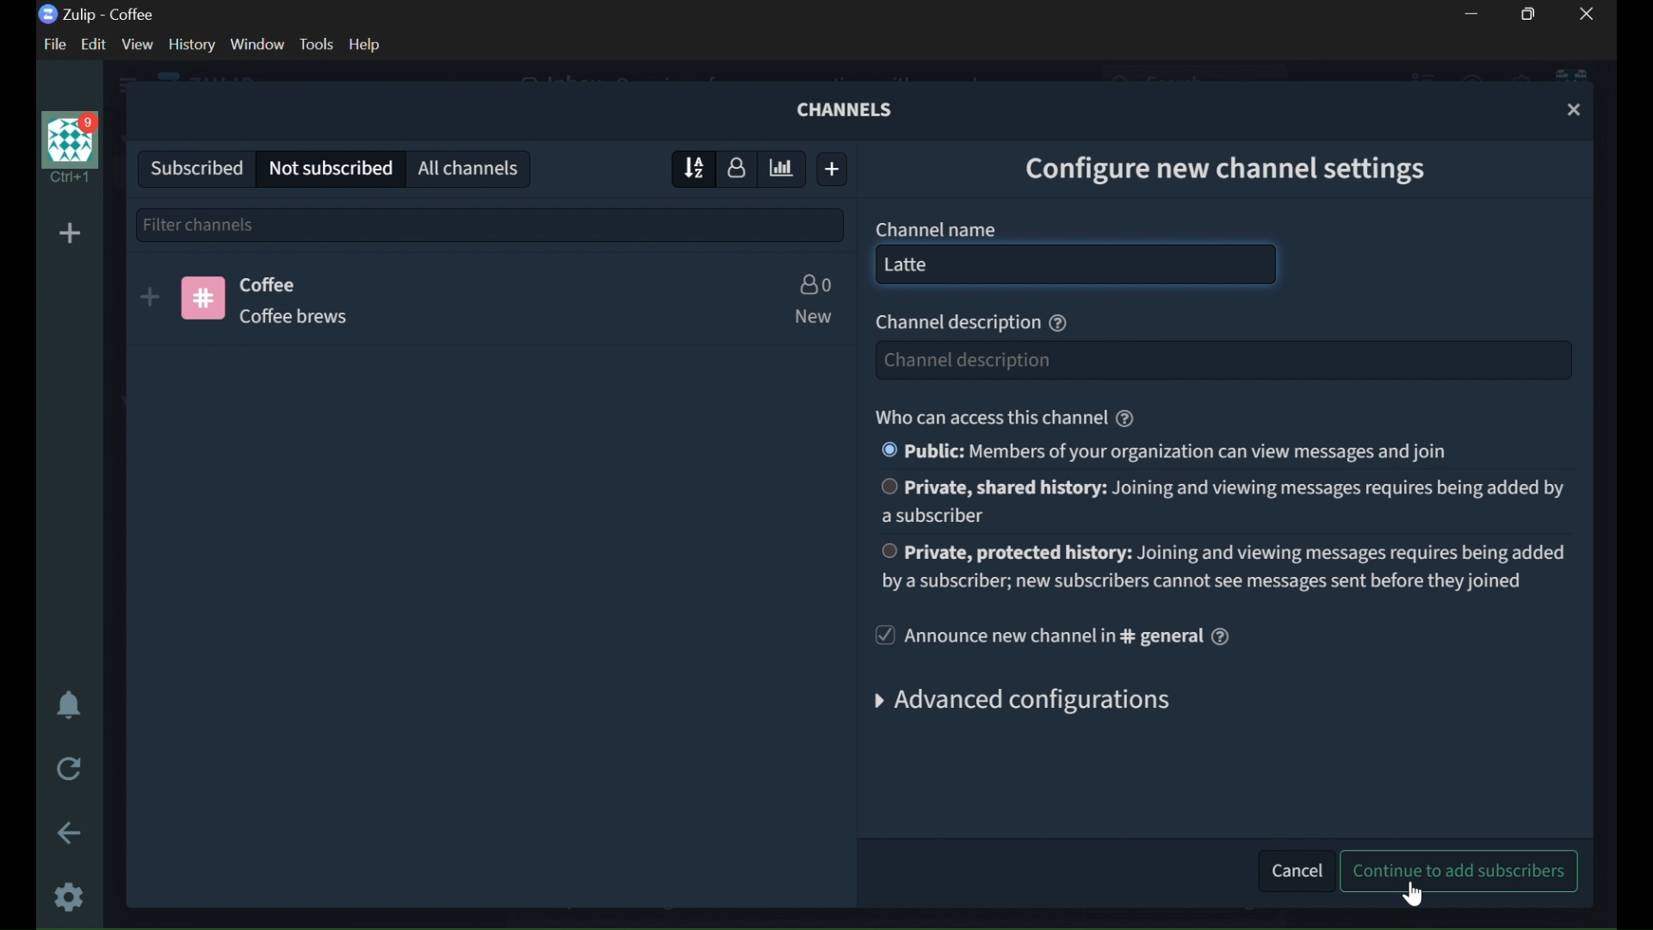 The height and width of the screenshot is (930, 1653). Describe the element at coordinates (69, 234) in the screenshot. I see `ADD ORGANIZER` at that location.